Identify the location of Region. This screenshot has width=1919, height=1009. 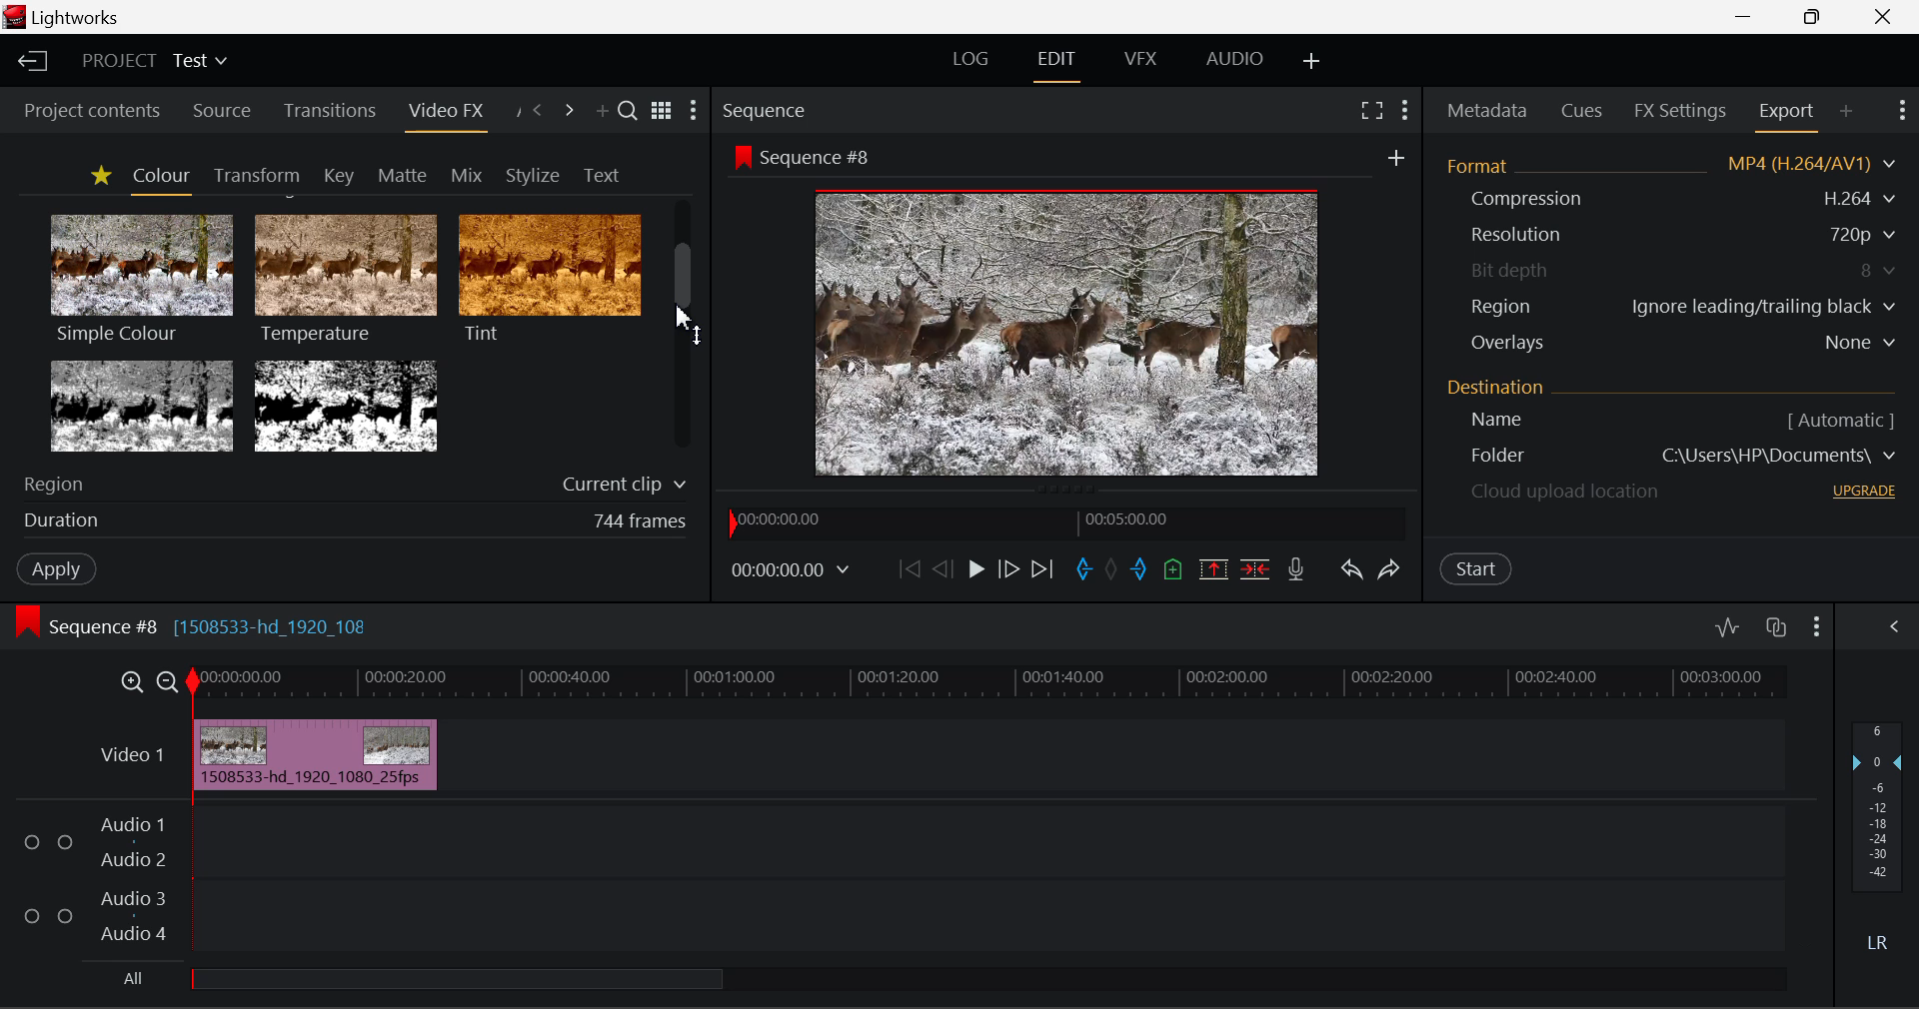
(1503, 306).